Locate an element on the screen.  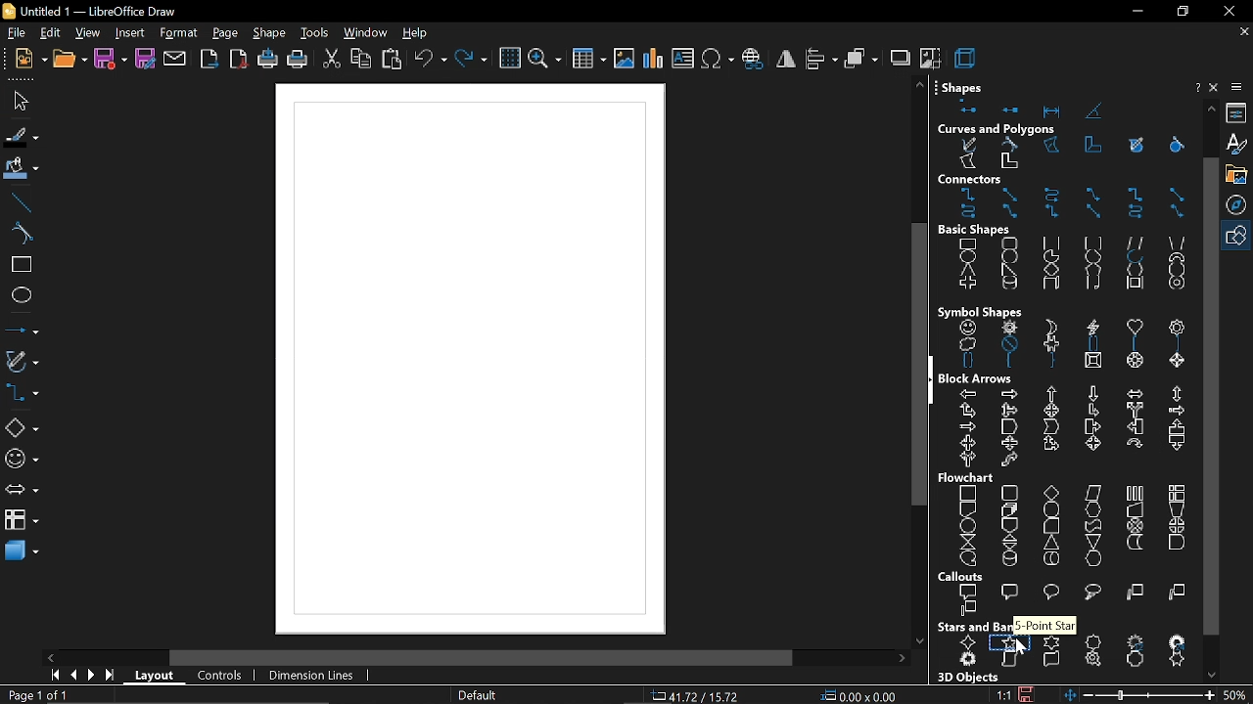
vertical scrollbar is located at coordinates (1211, 396).